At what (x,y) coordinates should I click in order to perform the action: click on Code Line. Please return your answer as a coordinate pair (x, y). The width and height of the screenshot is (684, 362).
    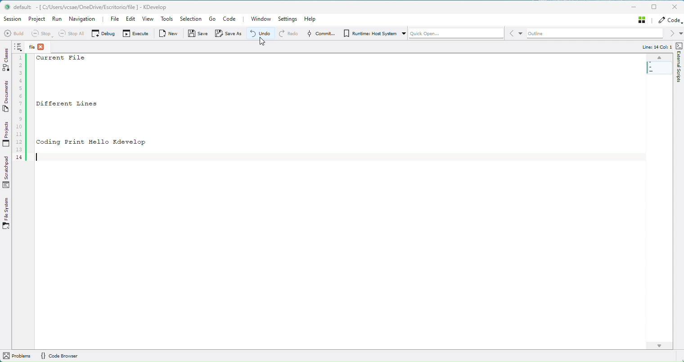
    Looking at the image, I should click on (20, 104).